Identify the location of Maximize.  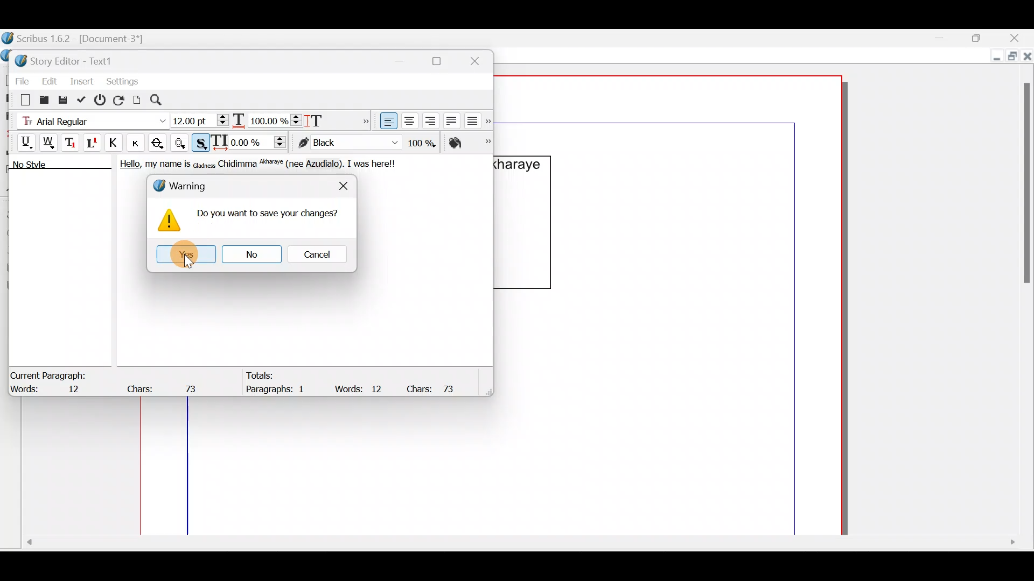
(983, 37).